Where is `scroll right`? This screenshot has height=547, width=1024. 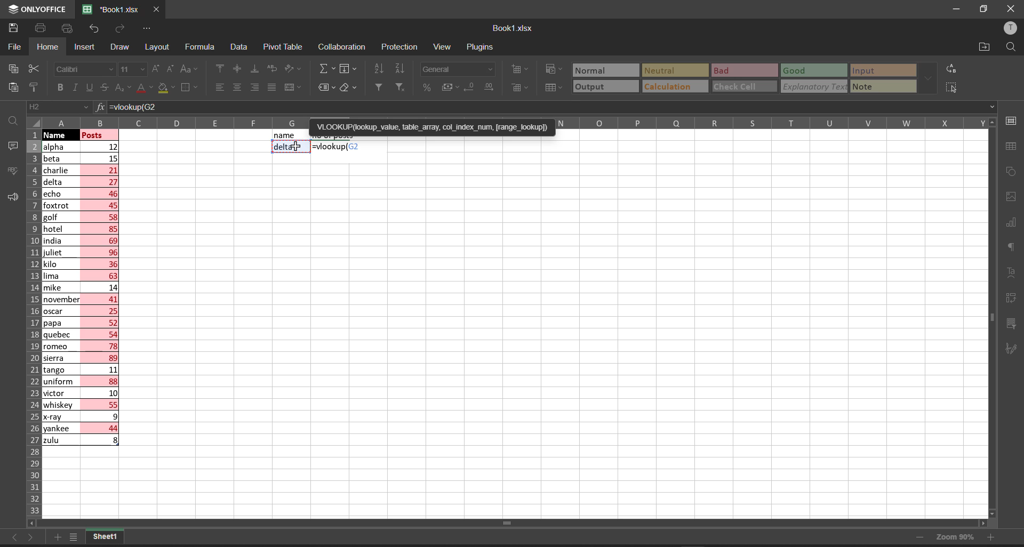 scroll right is located at coordinates (980, 521).